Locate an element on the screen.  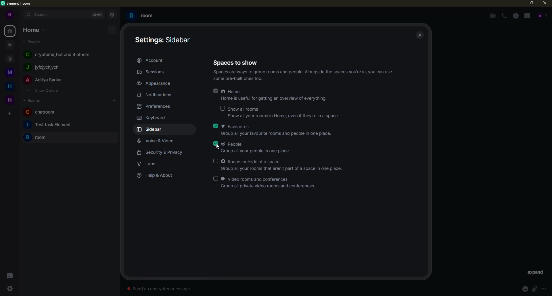
appearance is located at coordinates (154, 83).